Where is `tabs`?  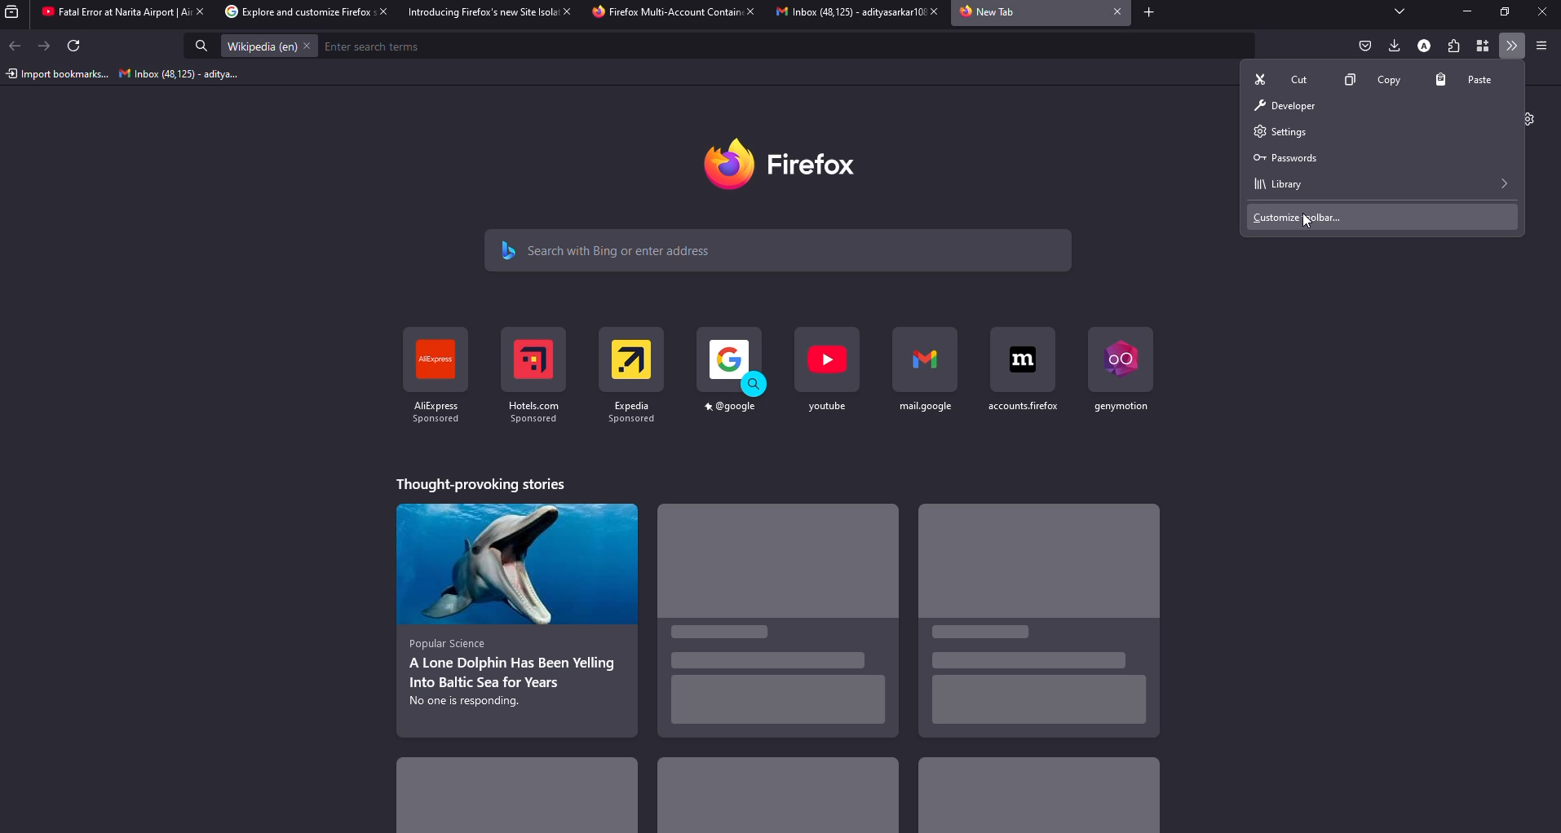 tabs is located at coordinates (1400, 12).